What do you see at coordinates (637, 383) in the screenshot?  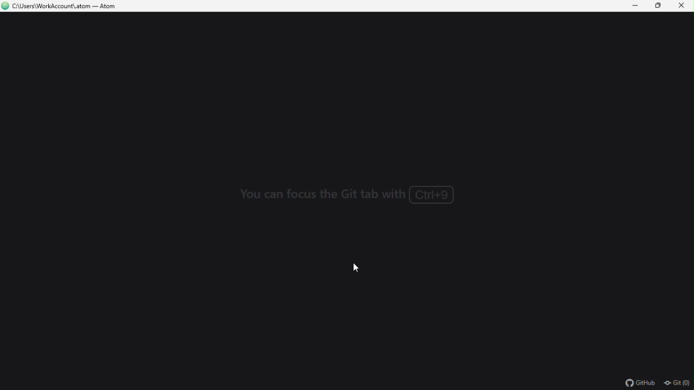 I see `github` at bounding box center [637, 383].